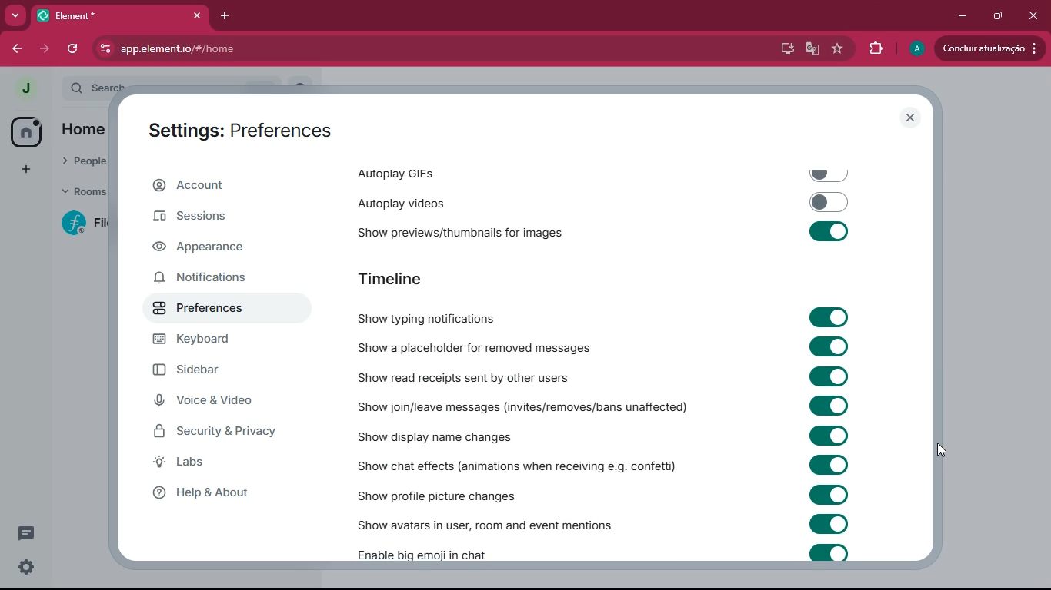  I want to click on Show typing notifications, so click(603, 316).